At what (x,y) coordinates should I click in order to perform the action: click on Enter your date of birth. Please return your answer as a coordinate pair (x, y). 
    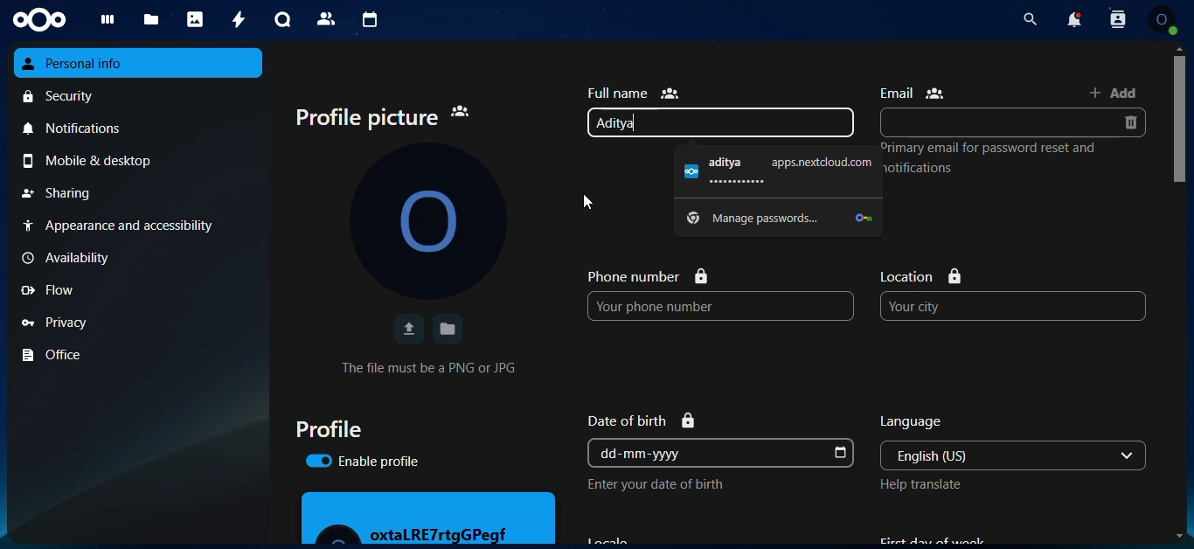
    Looking at the image, I should click on (655, 484).